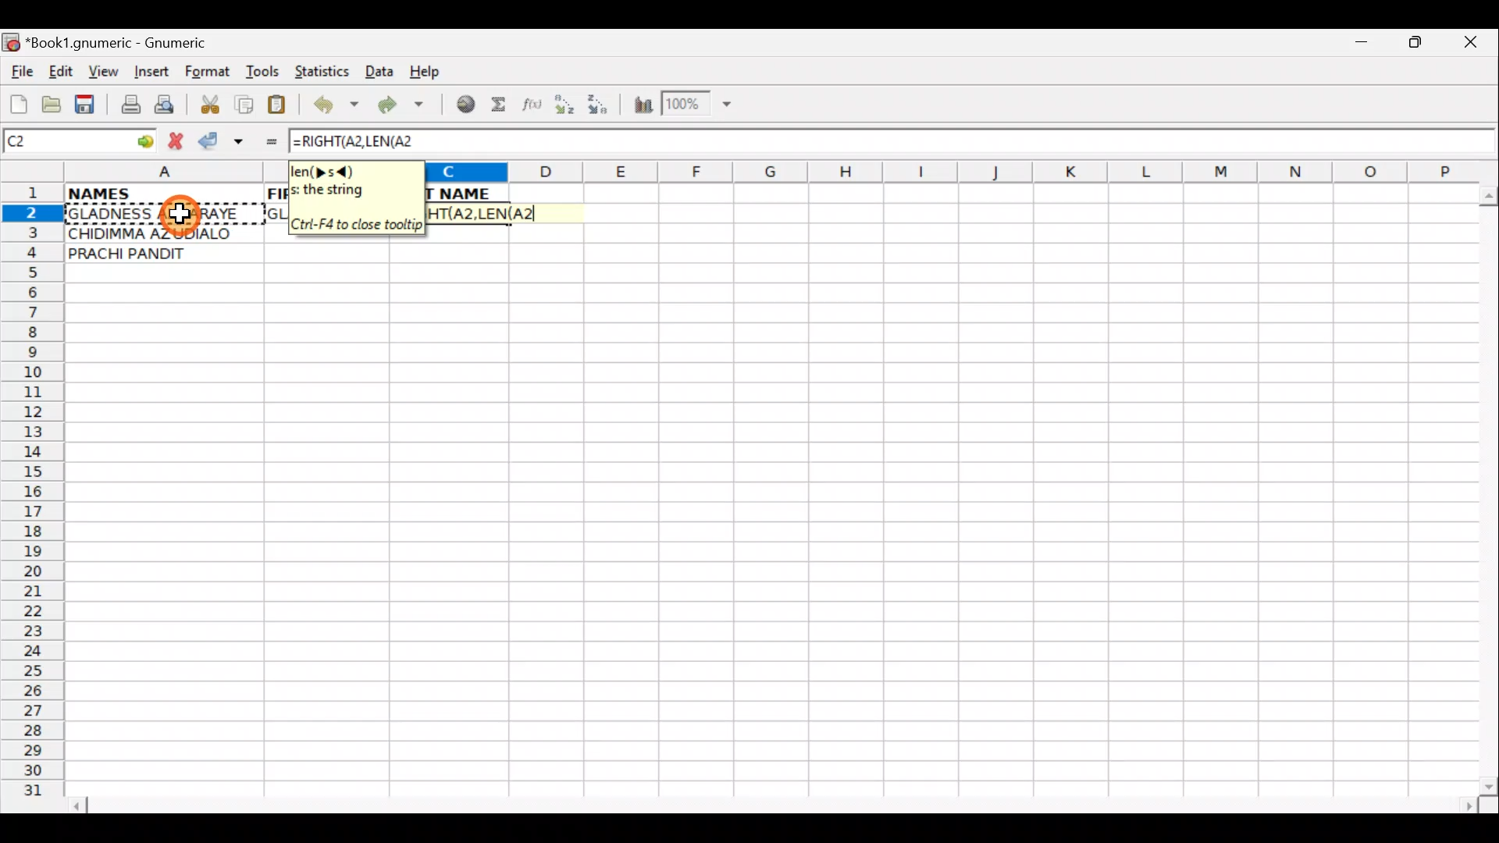  I want to click on Format, so click(211, 73).